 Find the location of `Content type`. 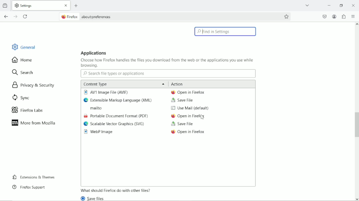

Content type is located at coordinates (123, 84).